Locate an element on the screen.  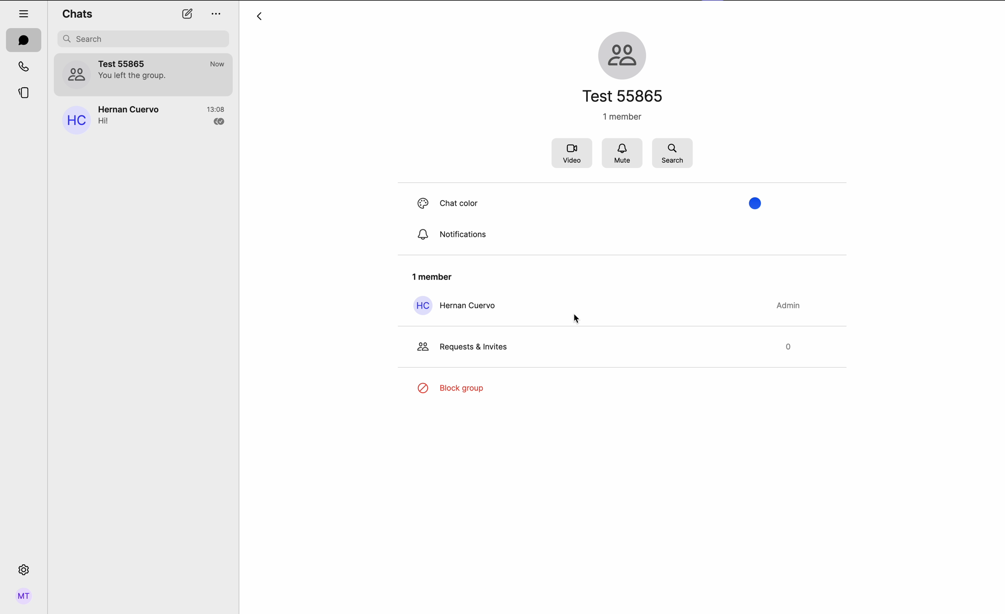
video button is located at coordinates (571, 154).